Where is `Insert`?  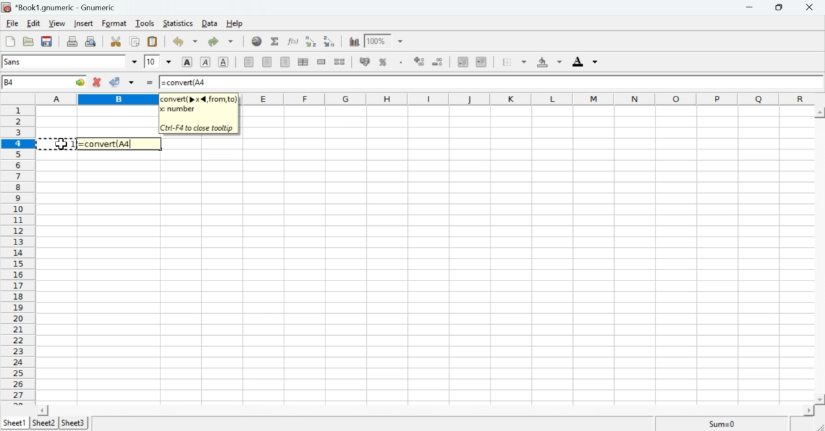 Insert is located at coordinates (84, 23).